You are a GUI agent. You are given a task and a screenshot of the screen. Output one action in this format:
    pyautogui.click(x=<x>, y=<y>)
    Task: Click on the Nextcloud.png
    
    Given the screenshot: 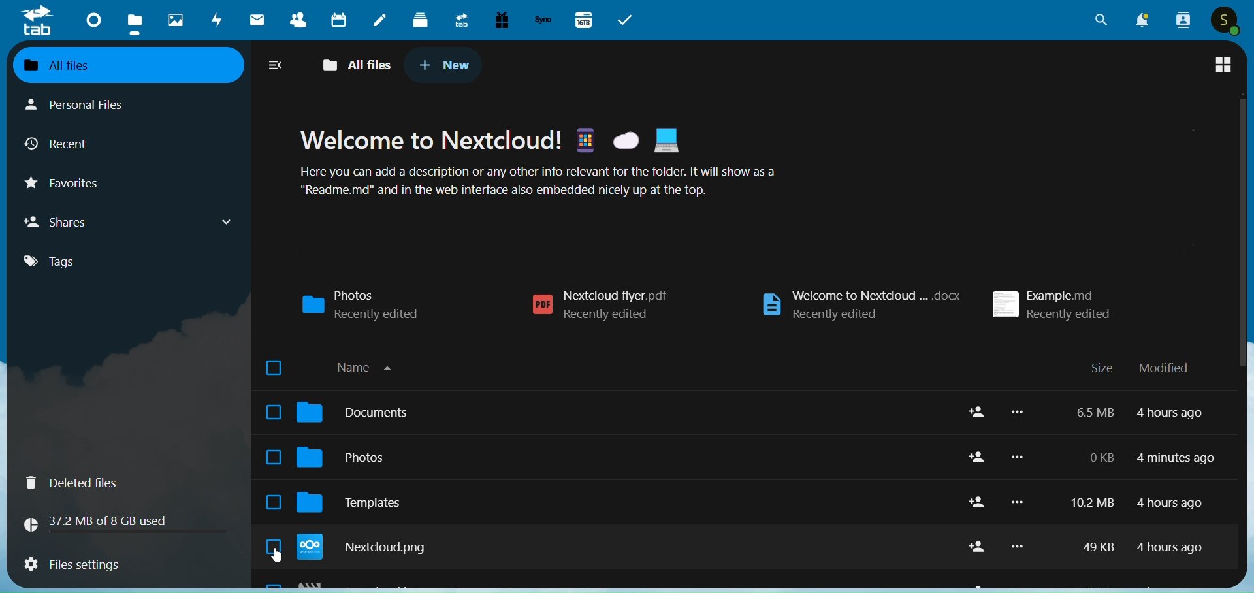 What is the action you would take?
    pyautogui.click(x=625, y=547)
    